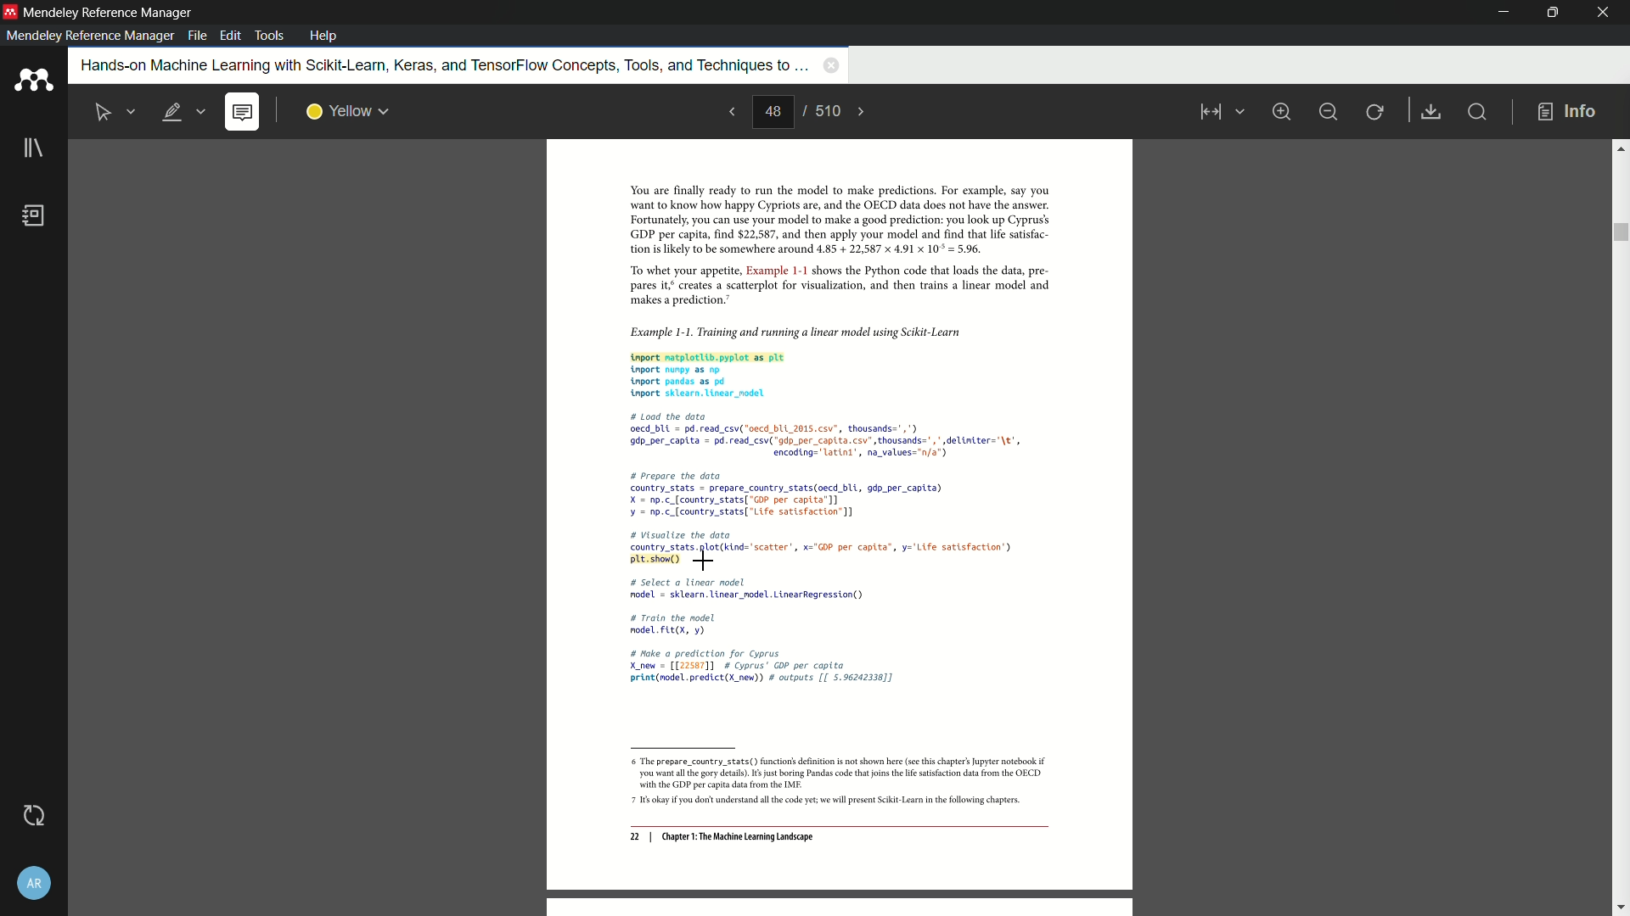 The width and height of the screenshot is (1630, 916). I want to click on close, so click(1605, 13).